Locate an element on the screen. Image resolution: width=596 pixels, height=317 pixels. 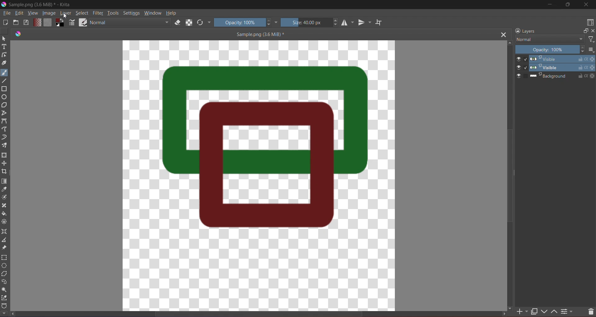
Bezier Curve Tool is located at coordinates (6, 122).